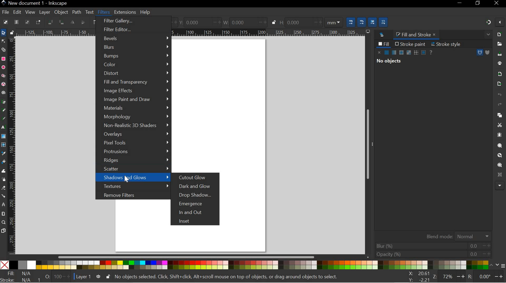 This screenshot has width=506, height=283. I want to click on ZOOM PAGE, so click(499, 165).